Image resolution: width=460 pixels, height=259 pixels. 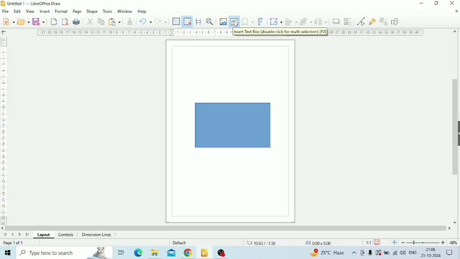 What do you see at coordinates (14, 243) in the screenshot?
I see `Page number` at bounding box center [14, 243].